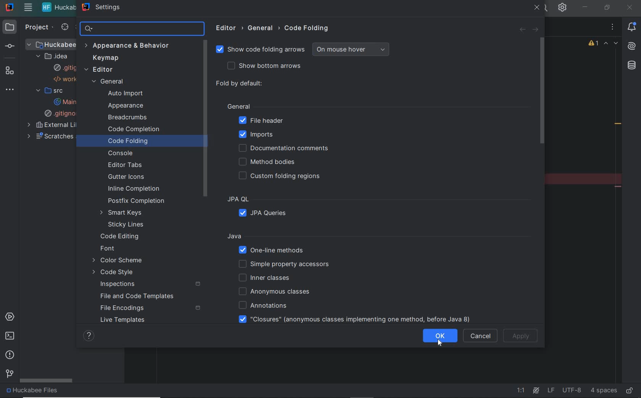 Image resolution: width=641 pixels, height=398 pixels. Describe the element at coordinates (633, 64) in the screenshot. I see `database` at that location.